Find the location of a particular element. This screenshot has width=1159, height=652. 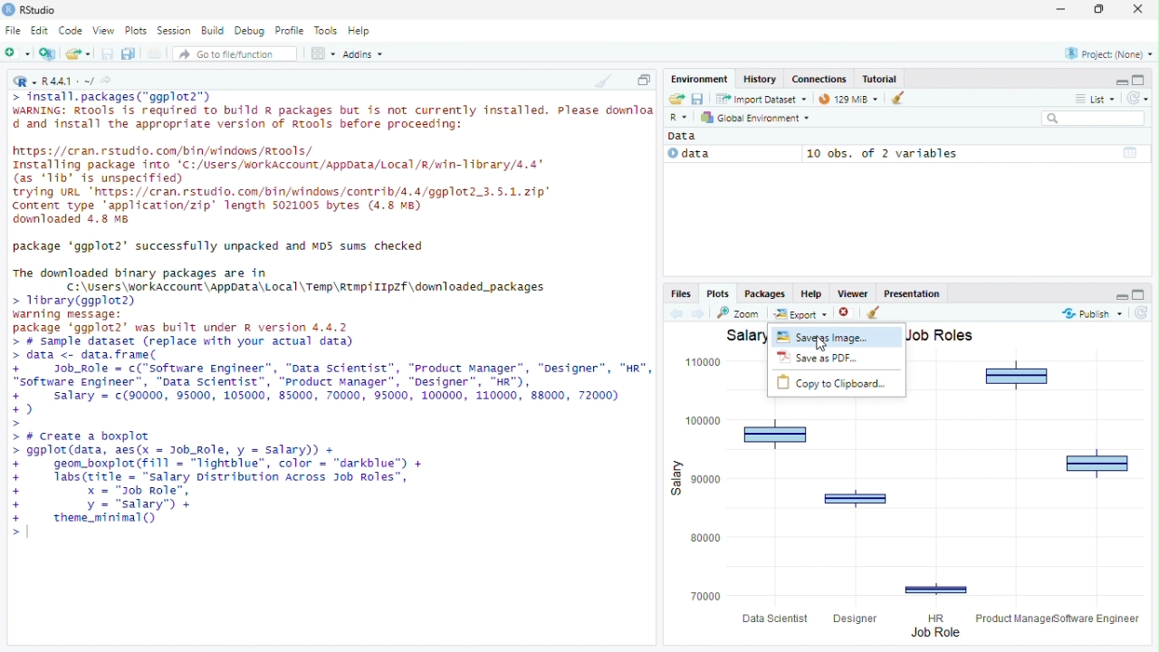

Export is located at coordinates (801, 313).